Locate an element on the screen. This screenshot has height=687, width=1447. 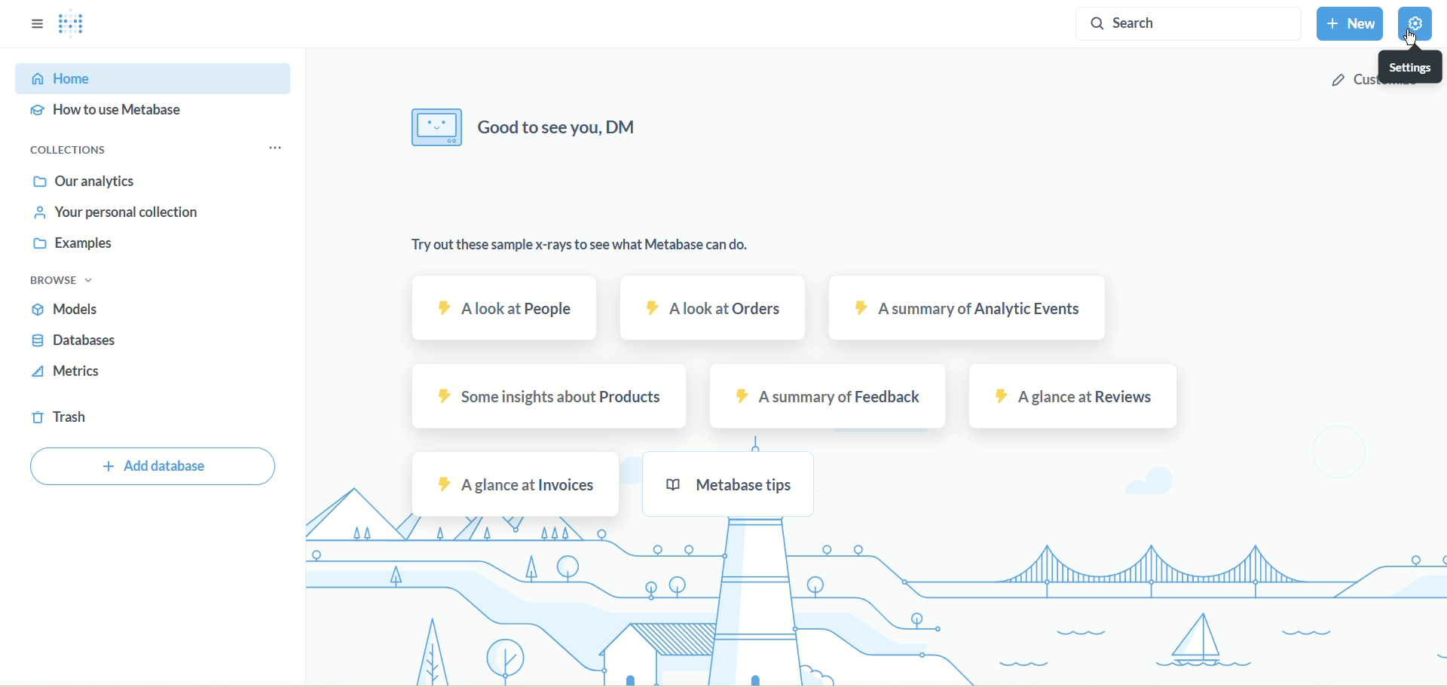
sidebar is located at coordinates (35, 23).